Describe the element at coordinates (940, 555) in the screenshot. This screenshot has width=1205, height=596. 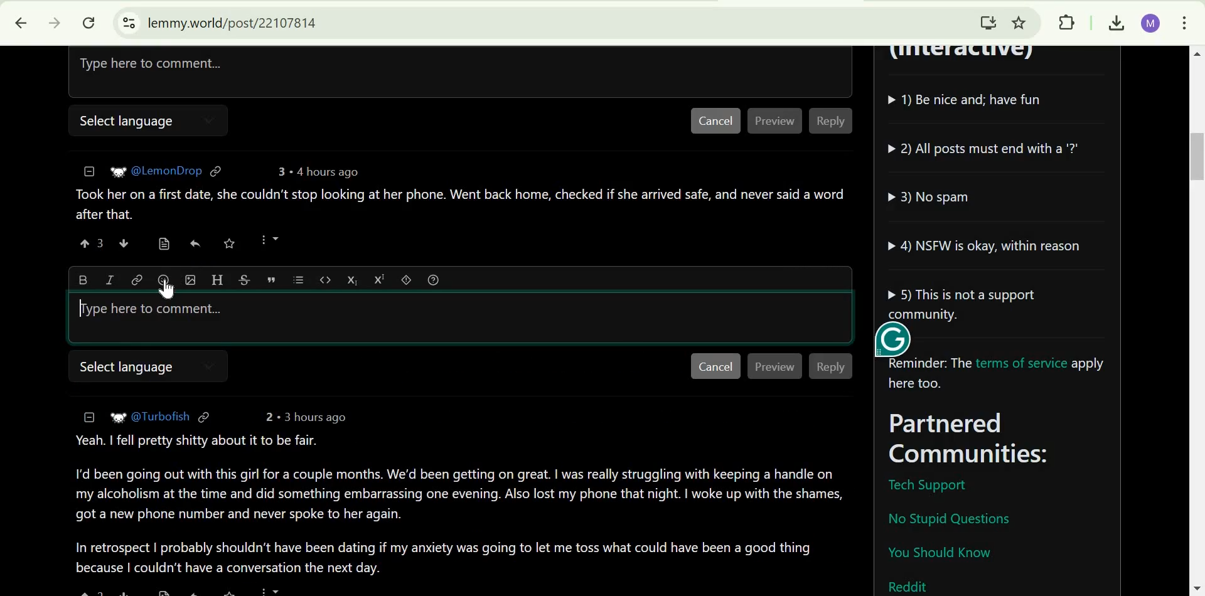
I see `You should know` at that location.